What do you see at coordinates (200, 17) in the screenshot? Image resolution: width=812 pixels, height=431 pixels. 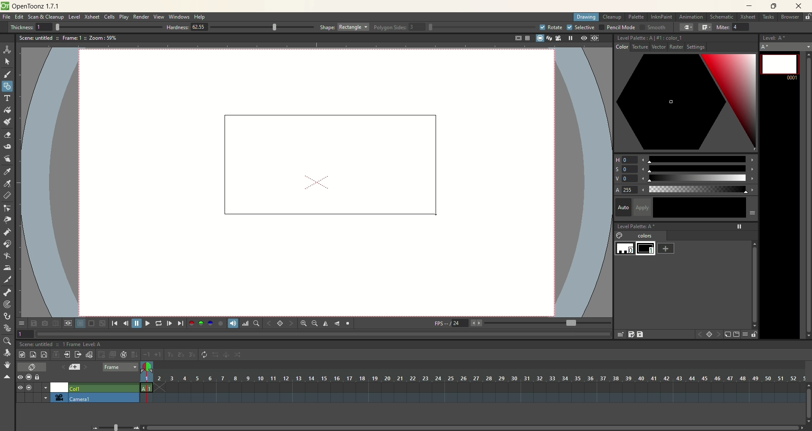 I see `help` at bounding box center [200, 17].